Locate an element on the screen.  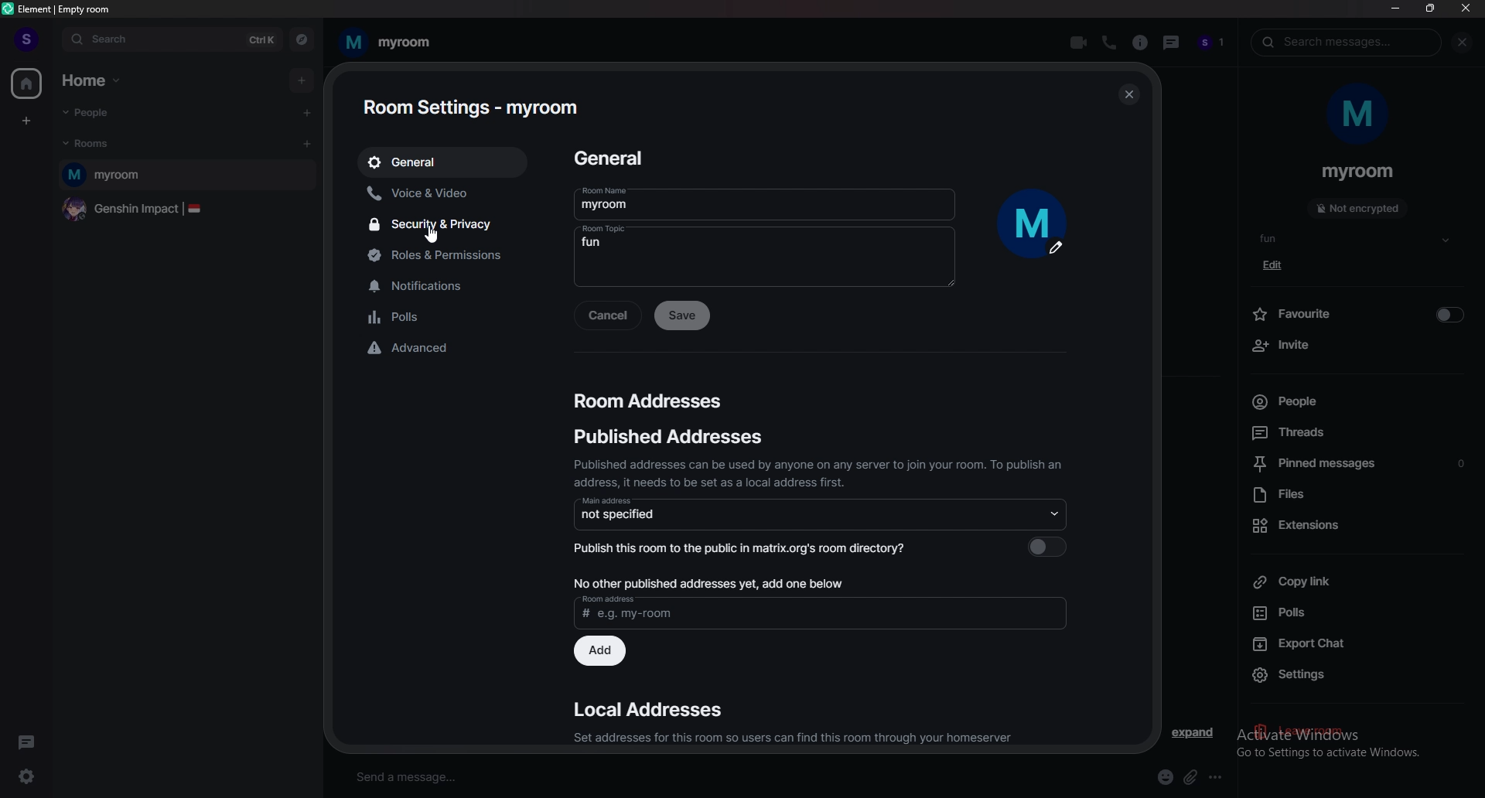
cancel is located at coordinates (607, 315).